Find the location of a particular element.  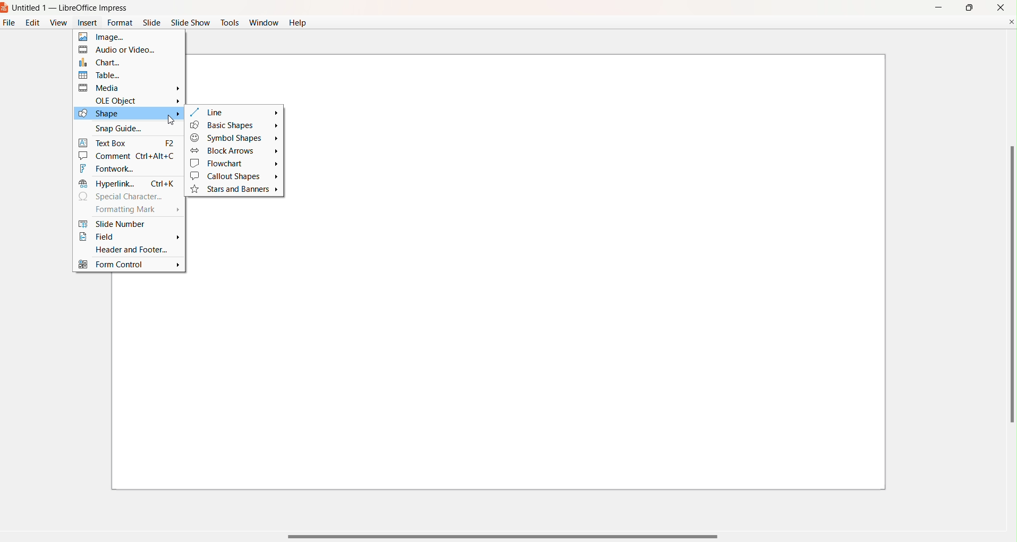

View is located at coordinates (58, 22).